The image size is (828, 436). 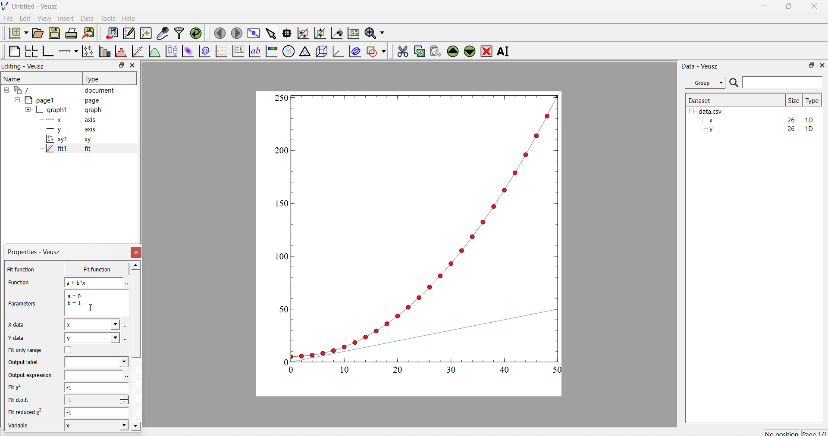 I want to click on a= 0 b=1 , so click(x=95, y=303).